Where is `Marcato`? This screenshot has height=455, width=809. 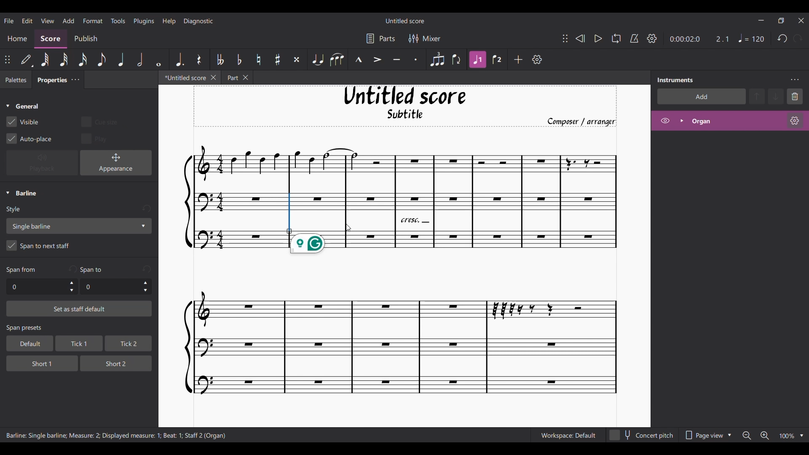
Marcato is located at coordinates (359, 60).